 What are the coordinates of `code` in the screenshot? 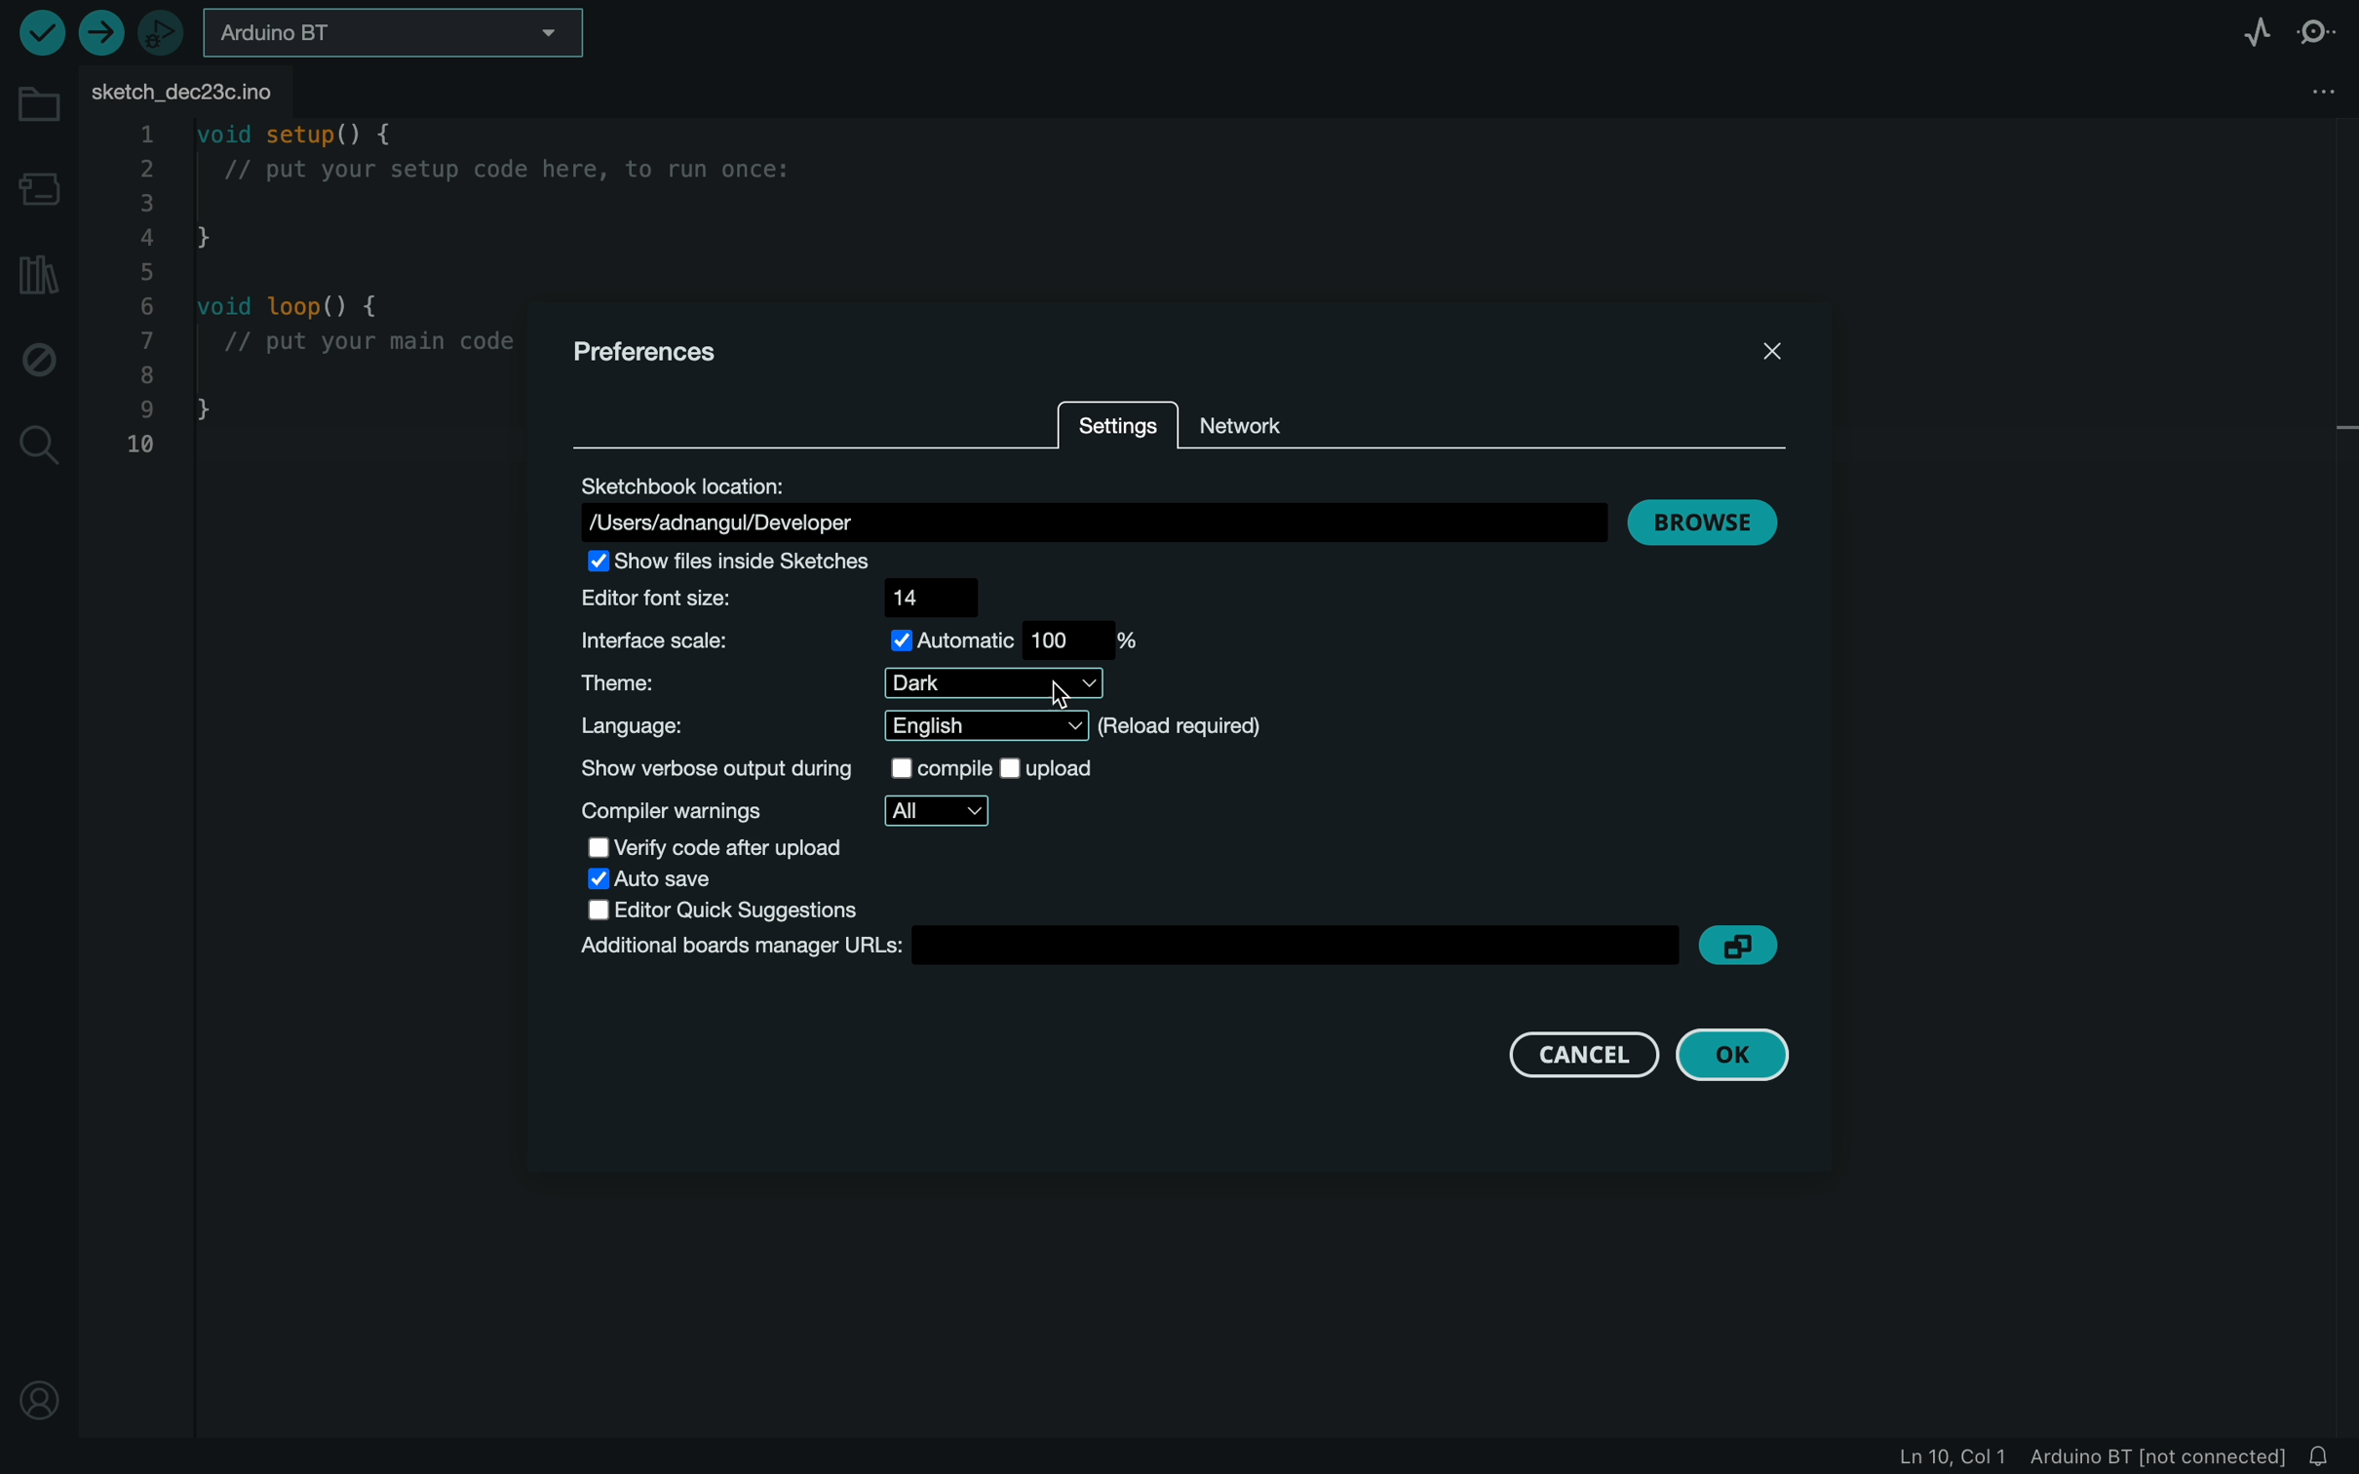 It's located at (325, 293).